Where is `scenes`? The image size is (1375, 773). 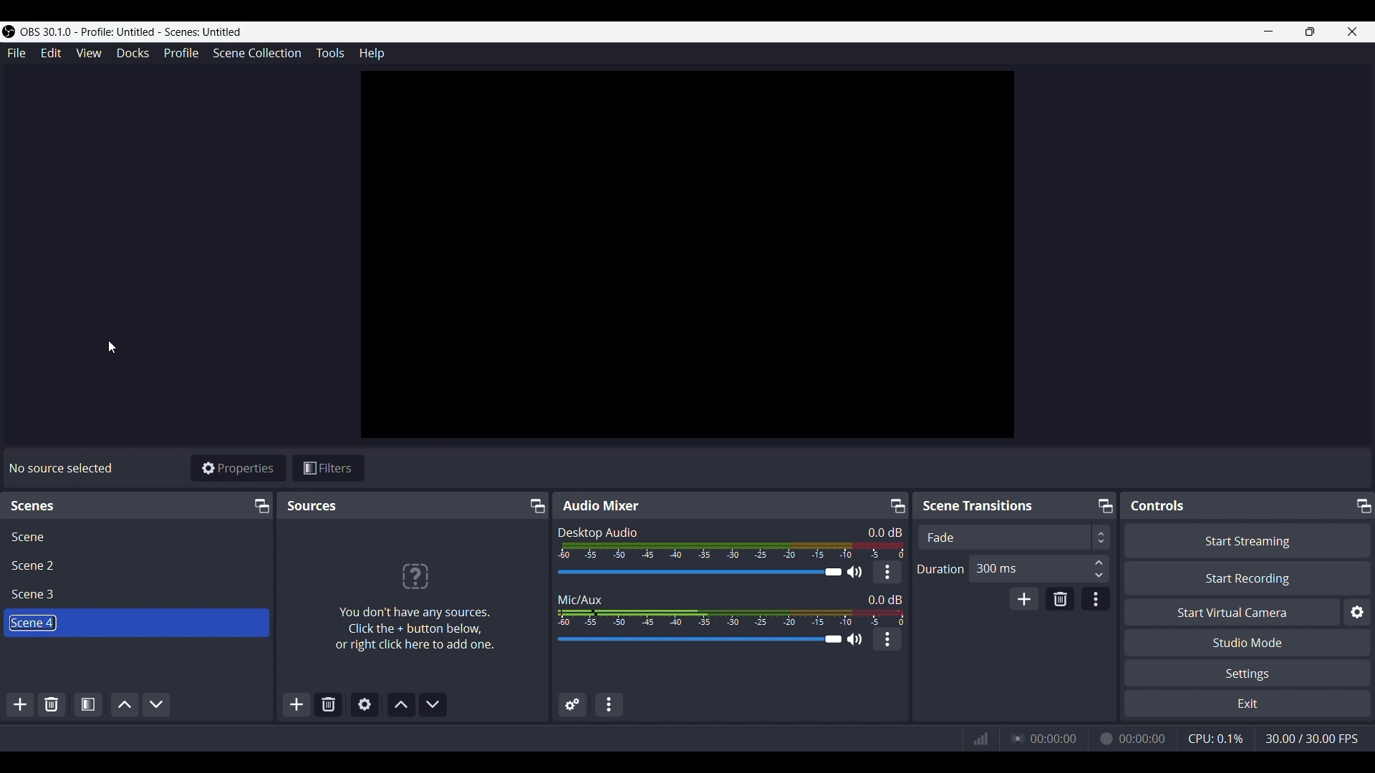
scenes is located at coordinates (34, 507).